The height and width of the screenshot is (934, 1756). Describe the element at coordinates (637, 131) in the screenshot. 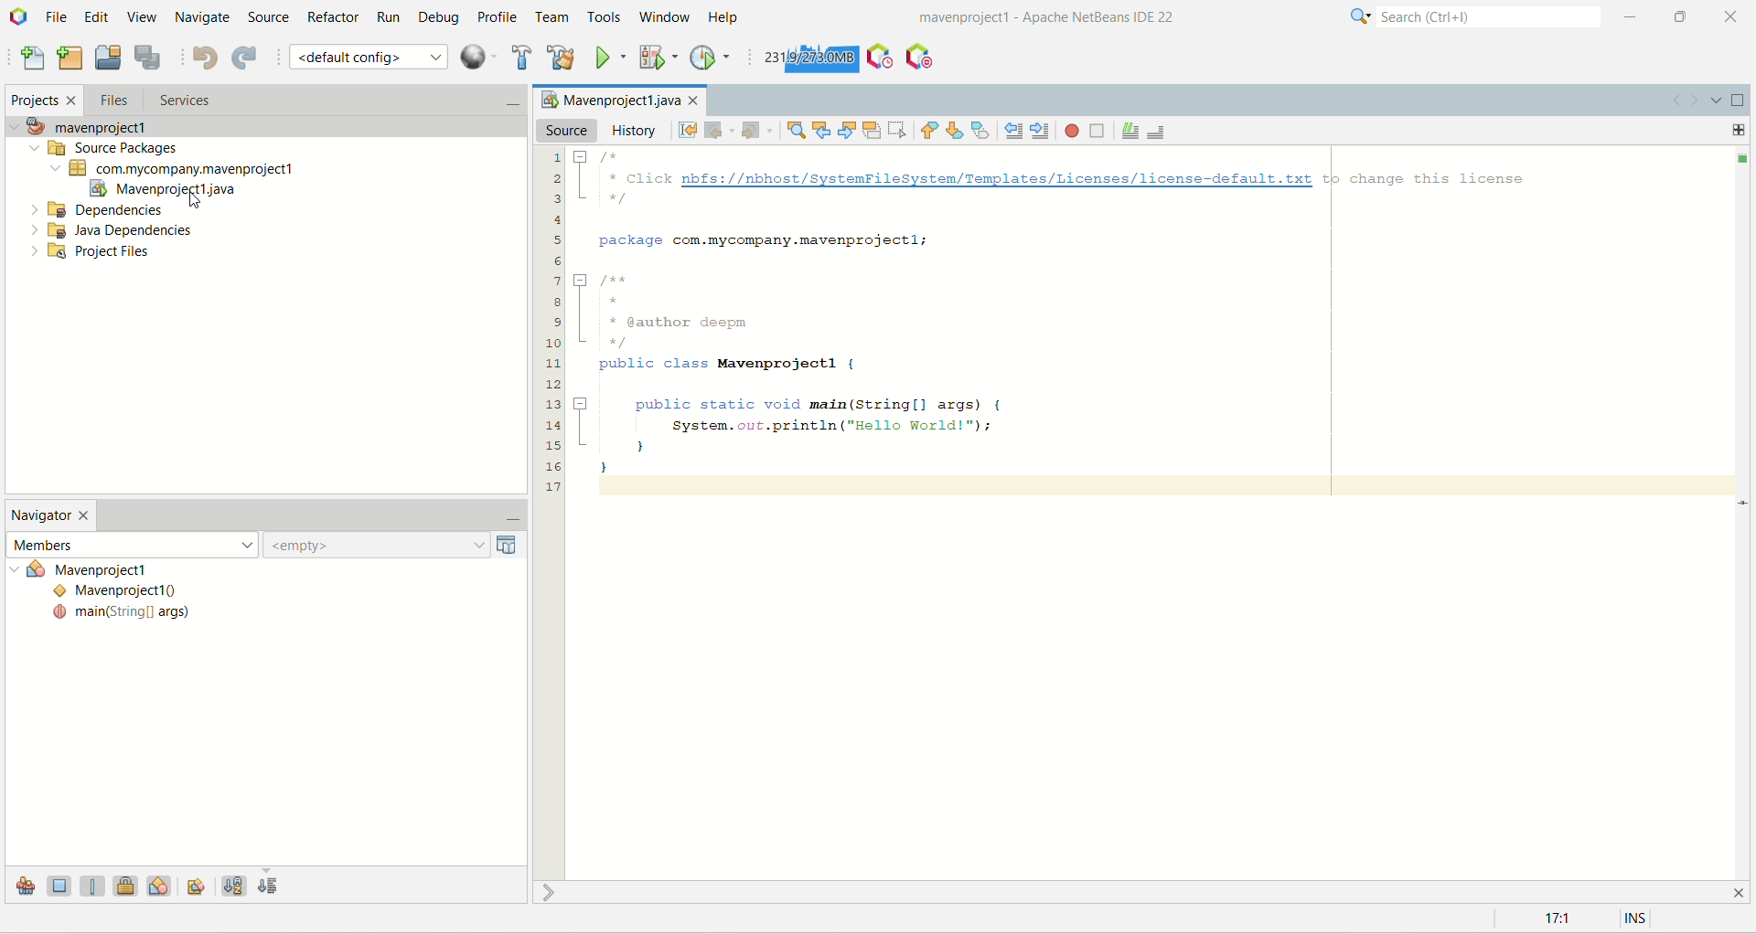

I see `history` at that location.